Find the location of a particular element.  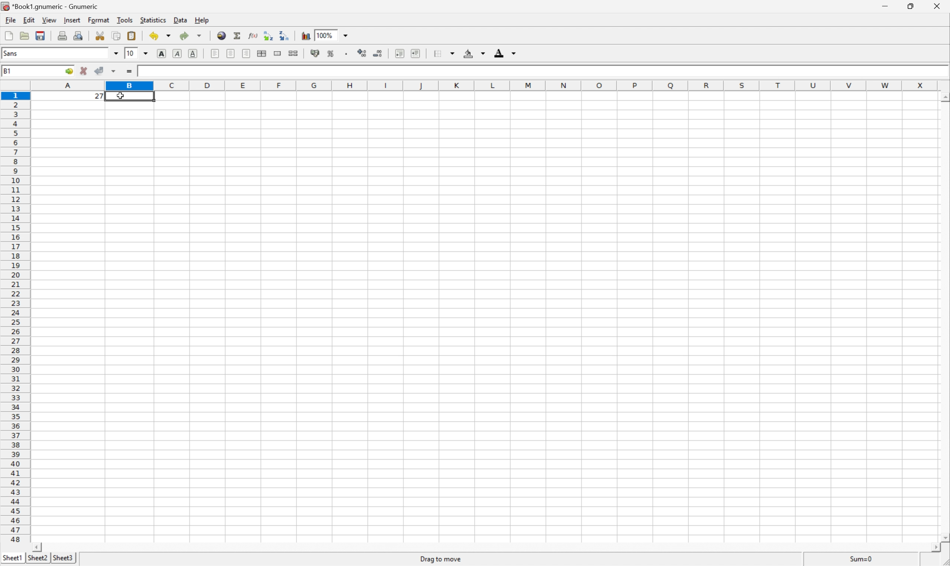

Sheet1 is located at coordinates (13, 558).